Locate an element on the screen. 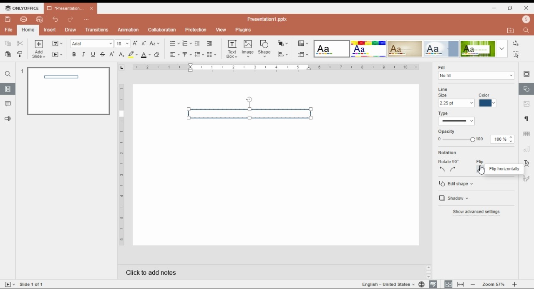  mouse pointer is located at coordinates (481, 169).